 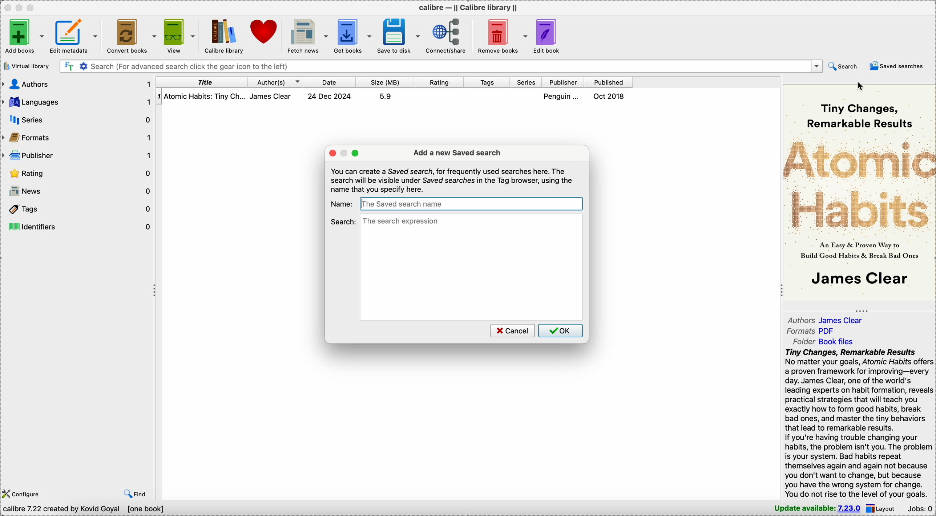 I want to click on saved searches, so click(x=898, y=66).